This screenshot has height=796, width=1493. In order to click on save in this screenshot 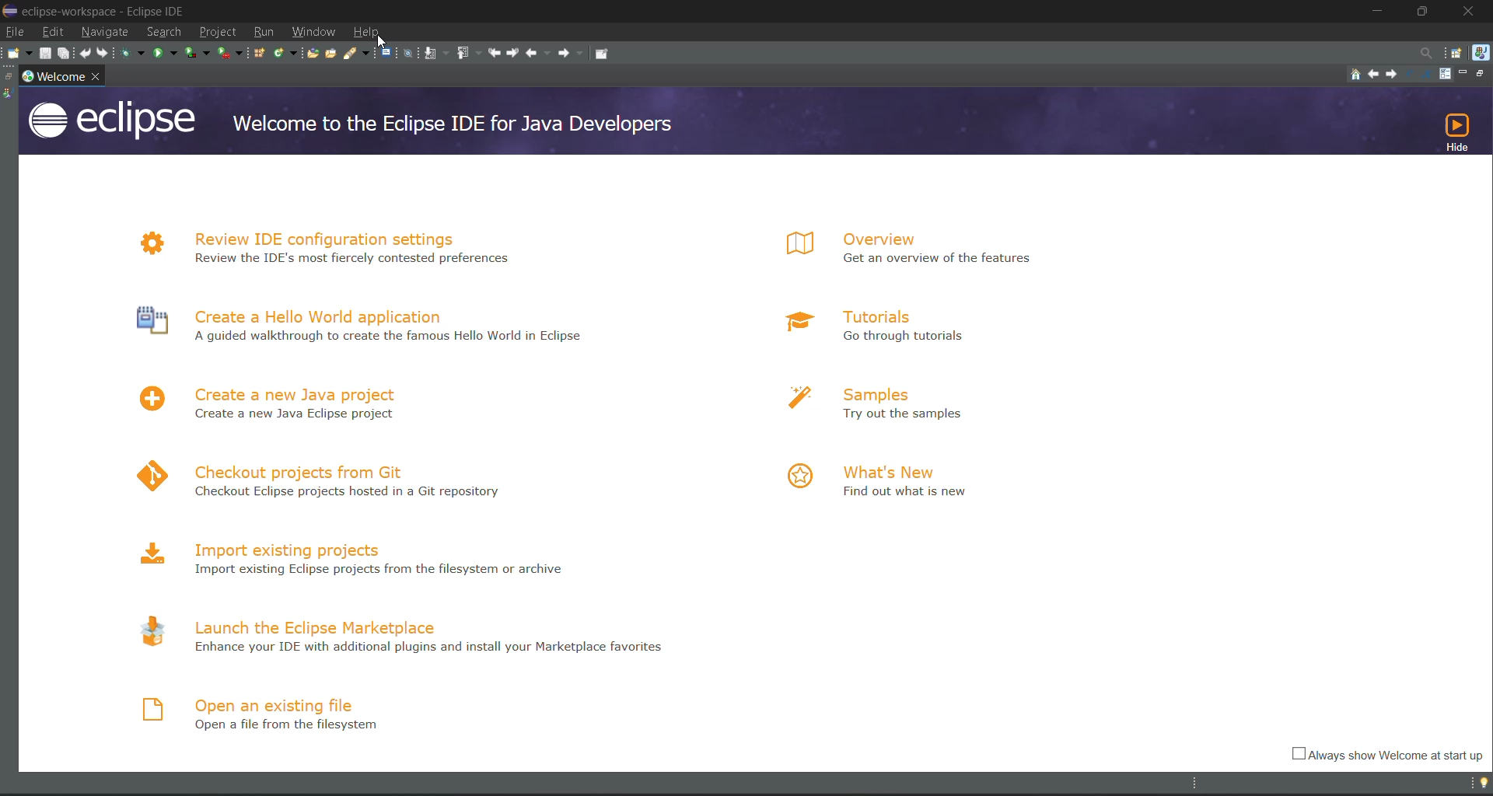, I will do `click(45, 52)`.